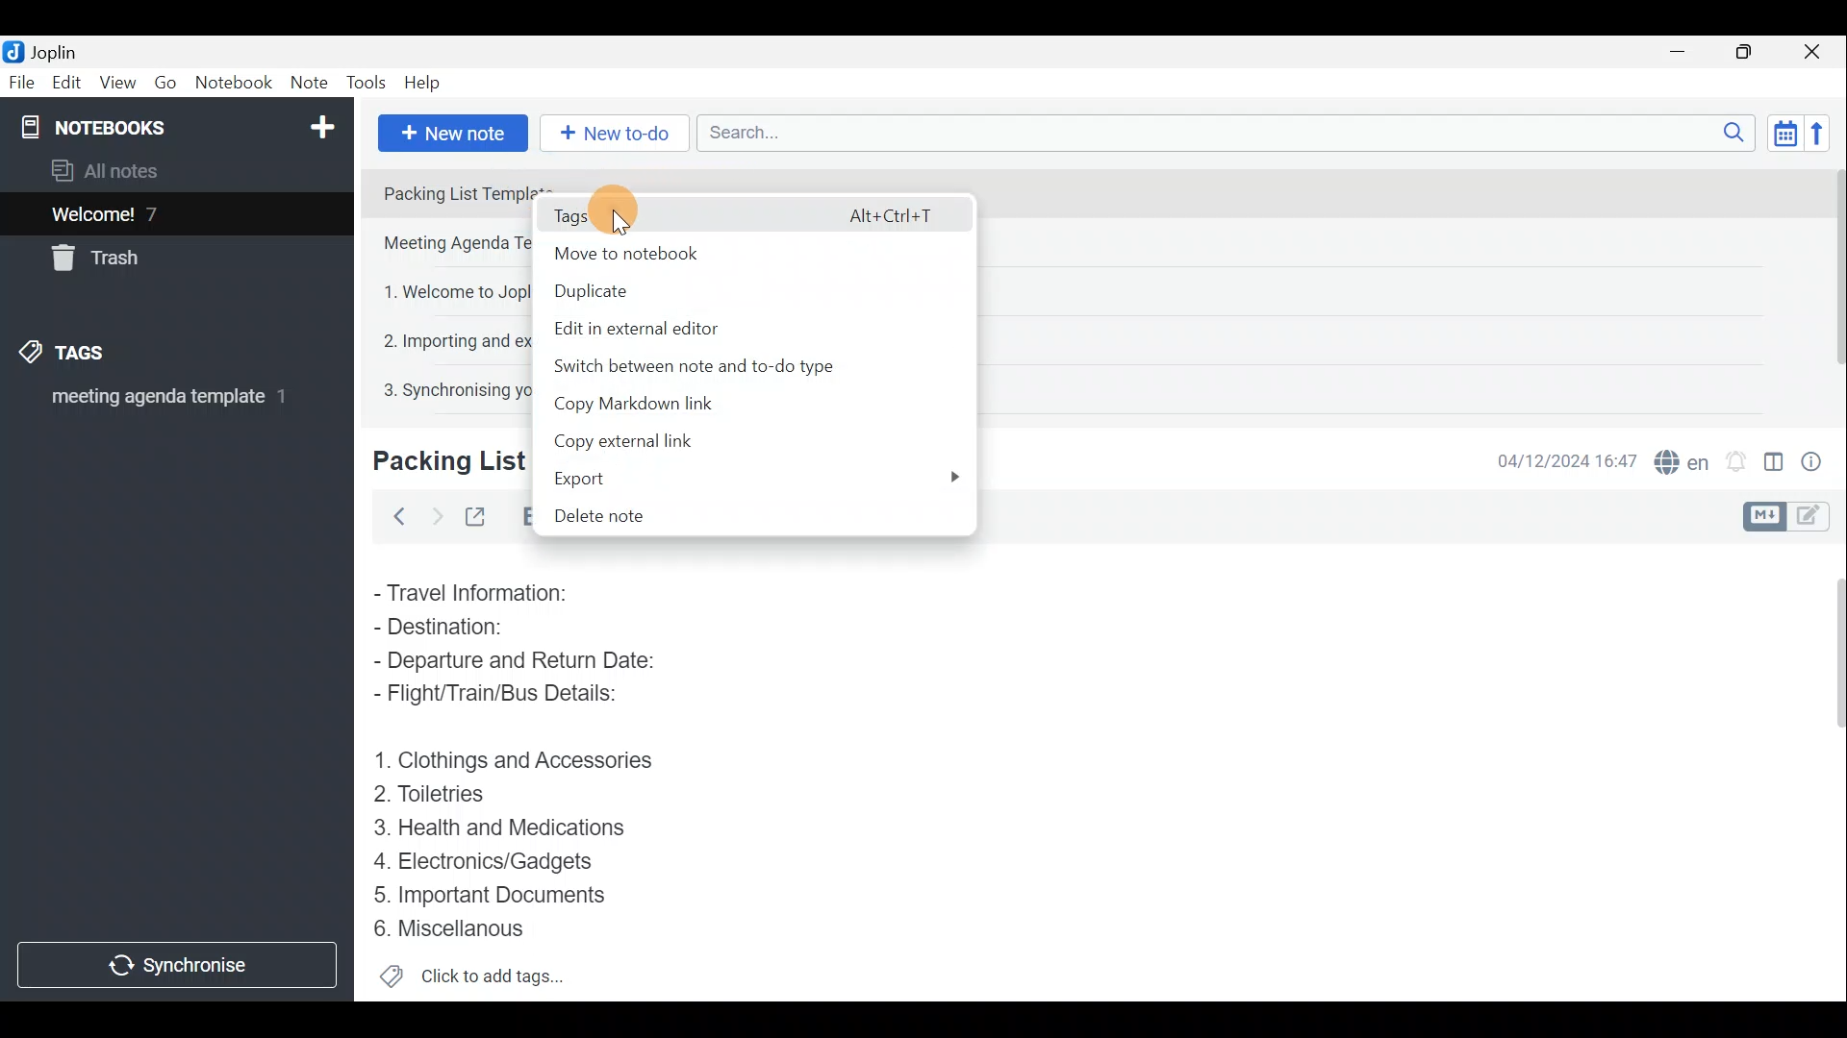 This screenshot has width=1847, height=1038. Describe the element at coordinates (443, 191) in the screenshot. I see `Packing List Template` at that location.